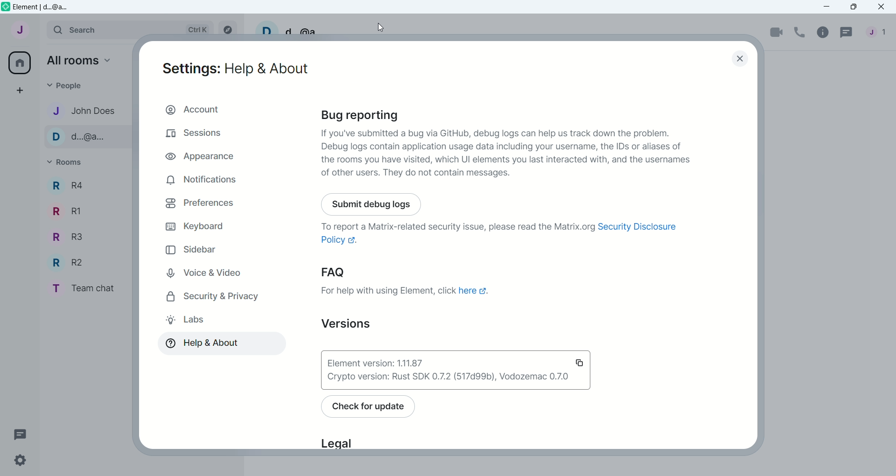  What do you see at coordinates (443, 225) in the screenshot?
I see `To report a Matrix-related security issue, please read the Matrix.org` at bounding box center [443, 225].